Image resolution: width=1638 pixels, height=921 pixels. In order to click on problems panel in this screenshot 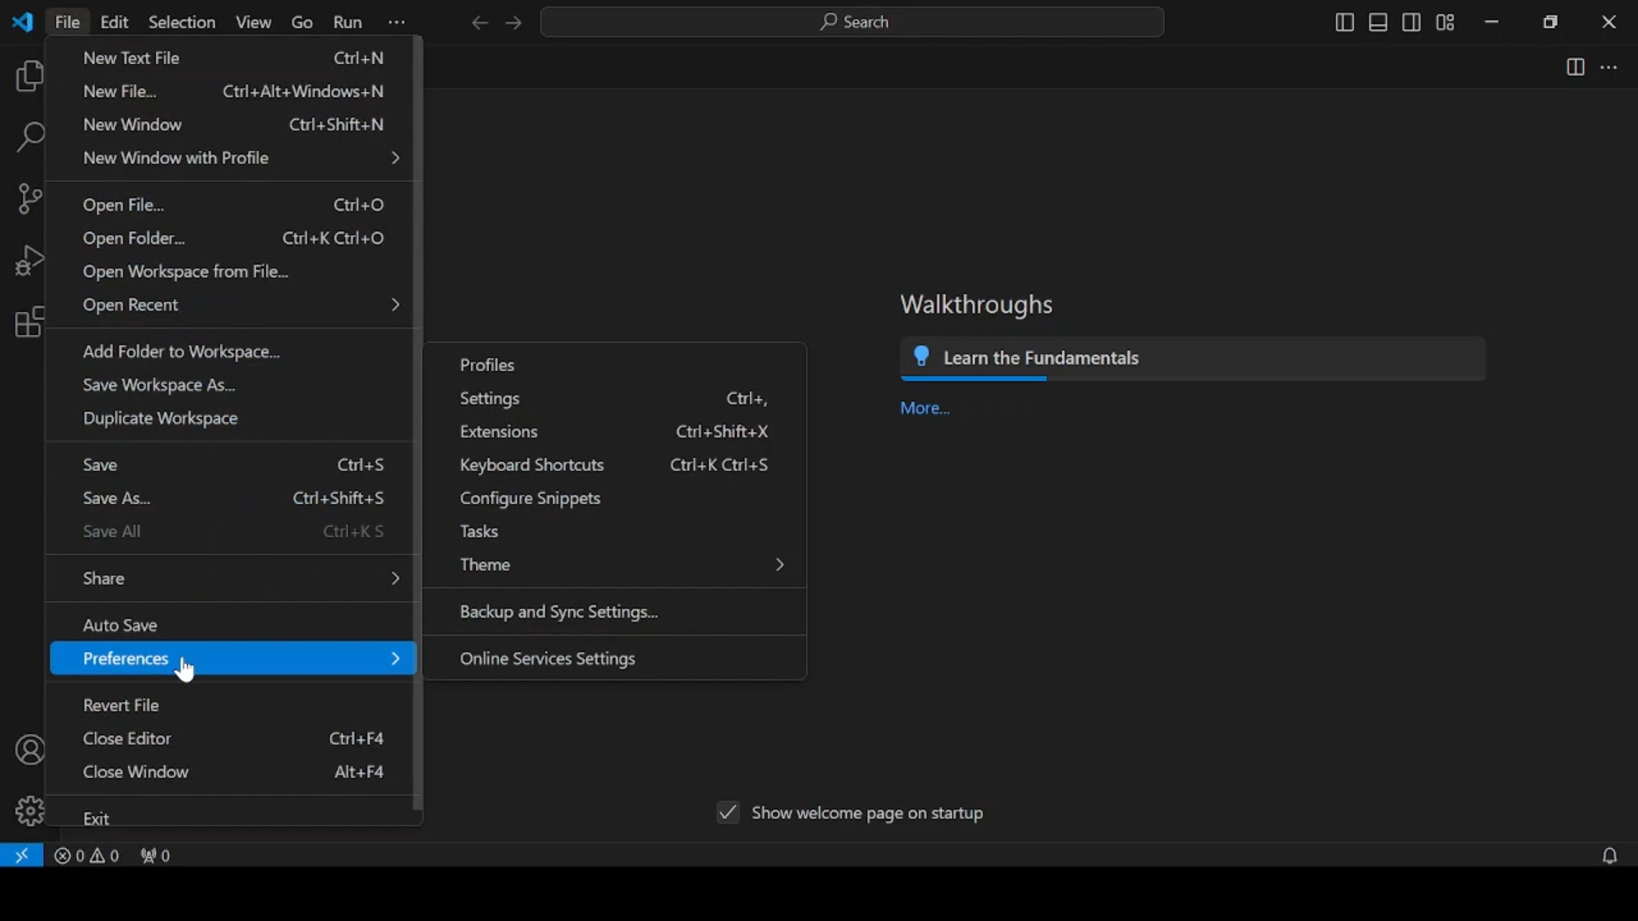, I will do `click(86, 854)`.